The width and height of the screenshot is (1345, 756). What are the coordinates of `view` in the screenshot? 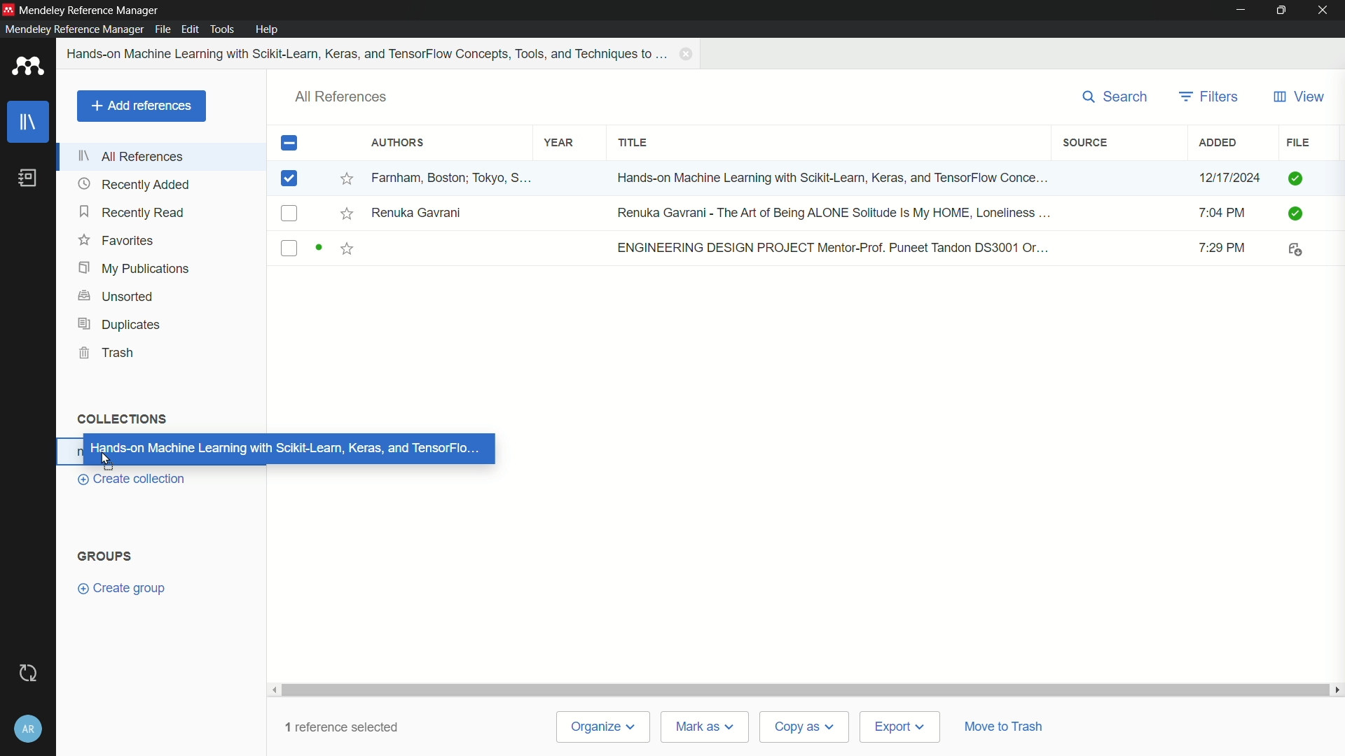 It's located at (1298, 97).